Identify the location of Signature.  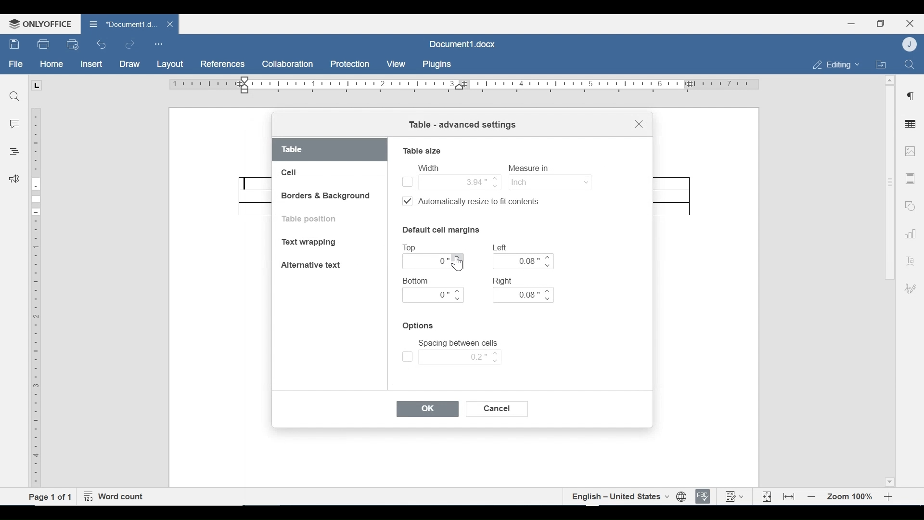
(909, 289).